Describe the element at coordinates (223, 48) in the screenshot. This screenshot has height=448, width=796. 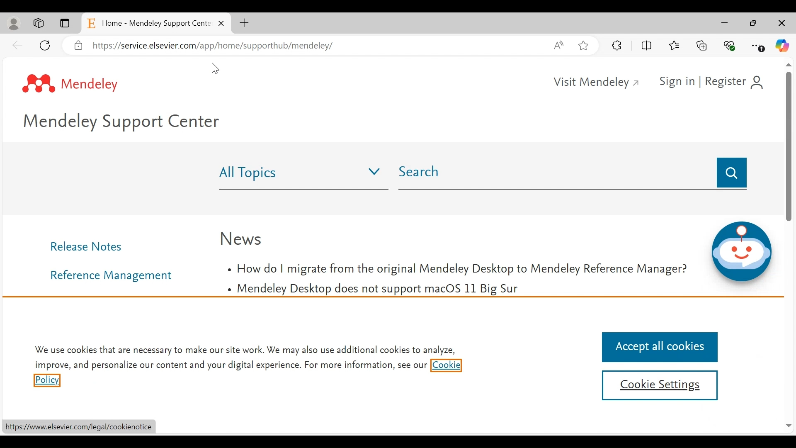
I see `ttps://service.elsevier.com/app/home/supporthub/mendeley/` at that location.